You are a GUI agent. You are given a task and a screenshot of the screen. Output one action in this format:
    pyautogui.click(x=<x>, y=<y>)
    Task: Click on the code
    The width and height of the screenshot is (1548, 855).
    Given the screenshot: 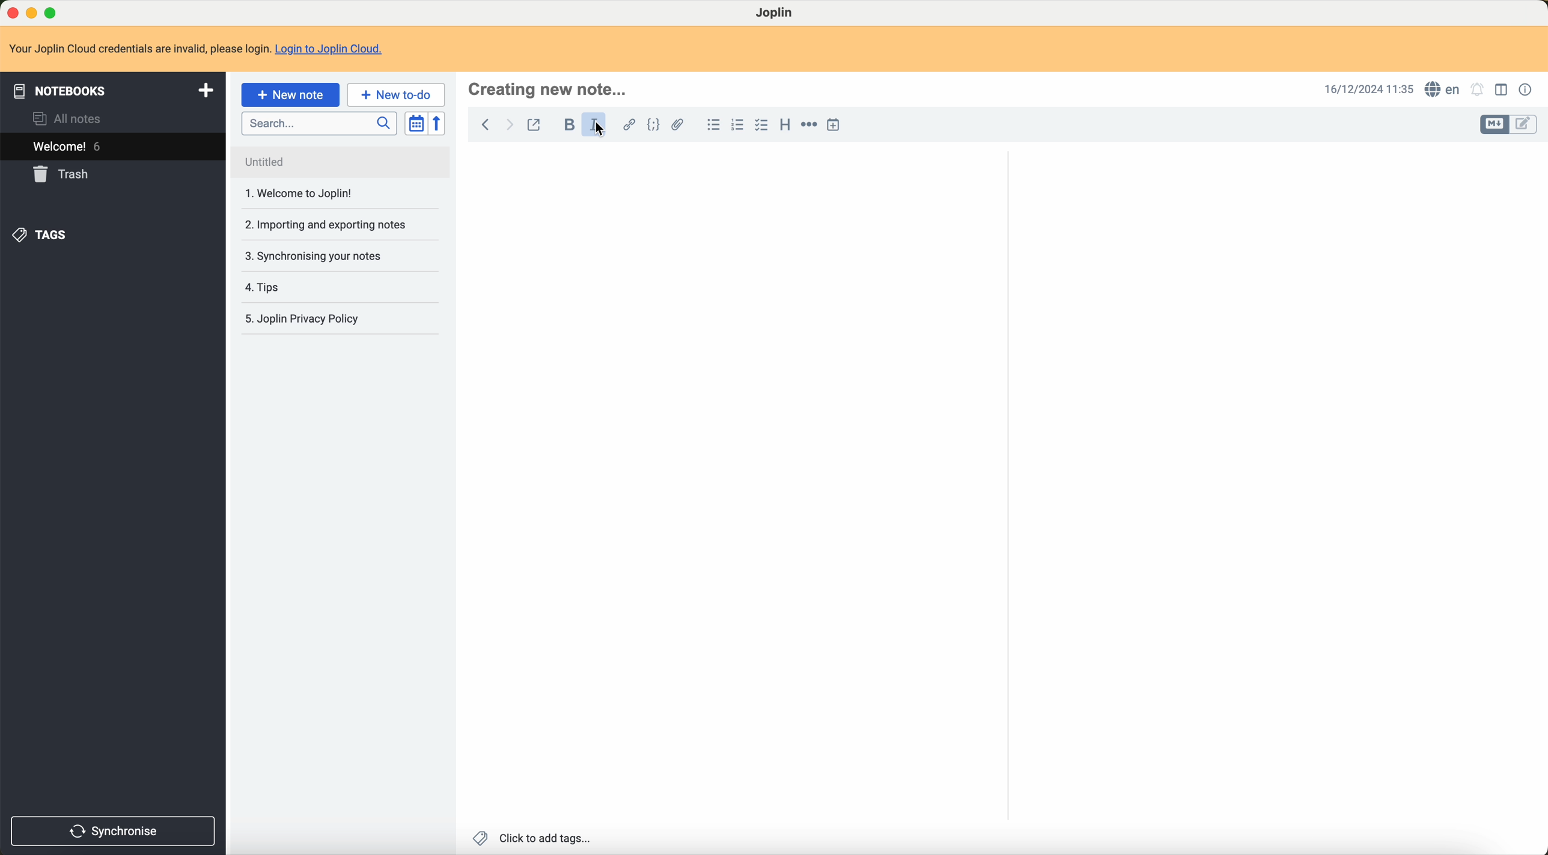 What is the action you would take?
    pyautogui.click(x=651, y=124)
    